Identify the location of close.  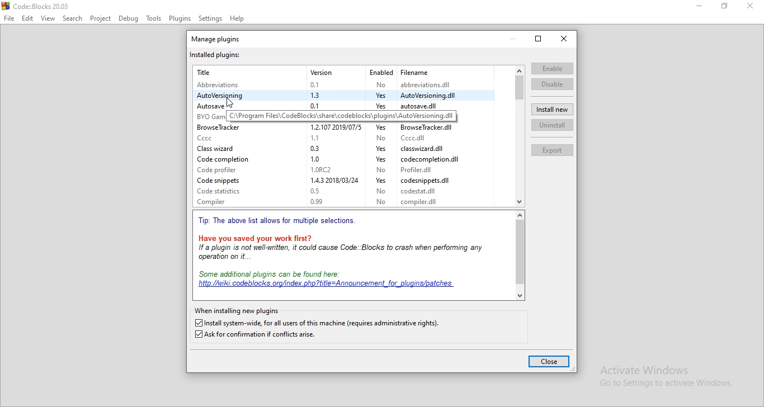
(564, 39).